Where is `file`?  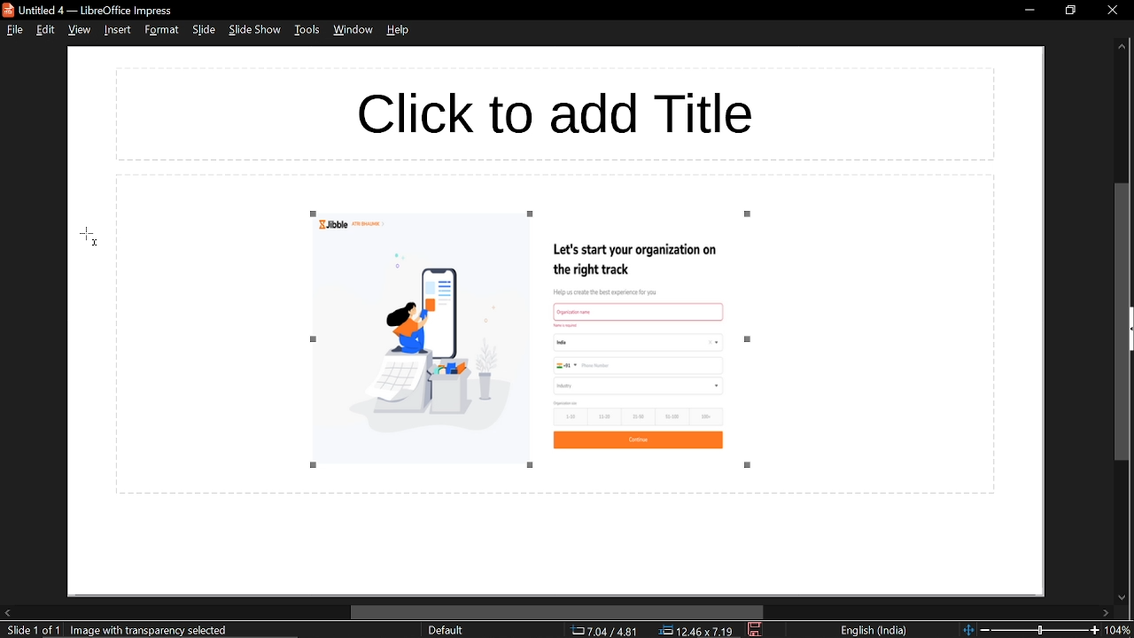
file is located at coordinates (14, 31).